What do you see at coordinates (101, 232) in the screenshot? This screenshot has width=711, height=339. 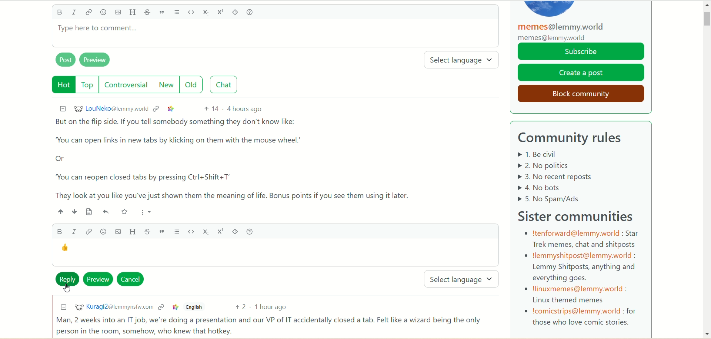 I see `emoji` at bounding box center [101, 232].